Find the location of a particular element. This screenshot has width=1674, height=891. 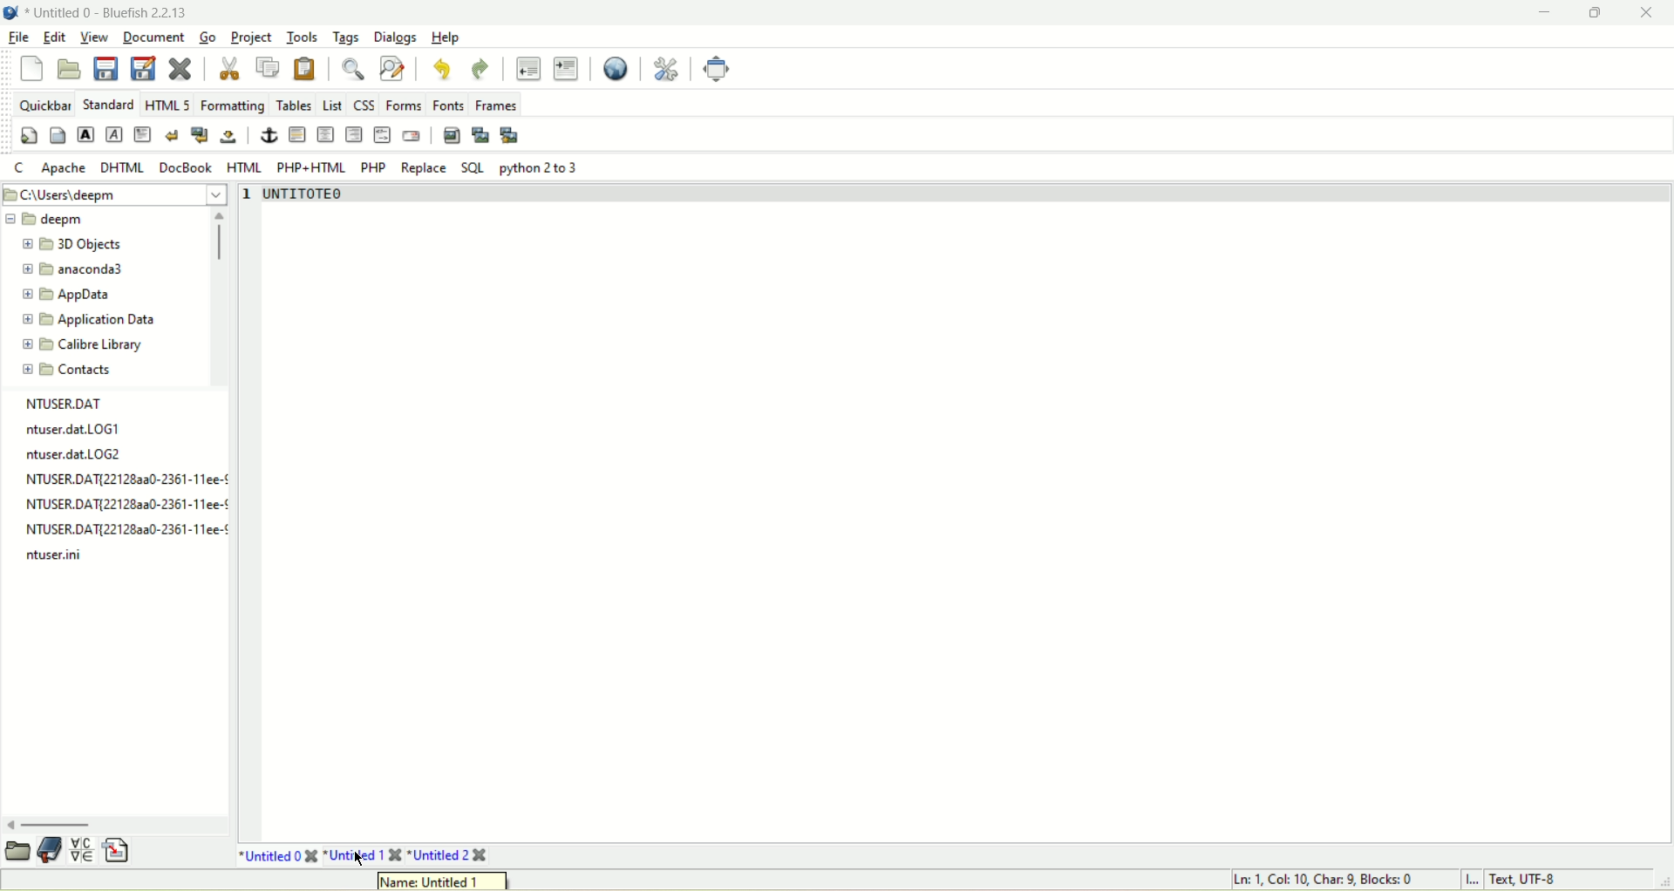

file is located at coordinates (68, 401).